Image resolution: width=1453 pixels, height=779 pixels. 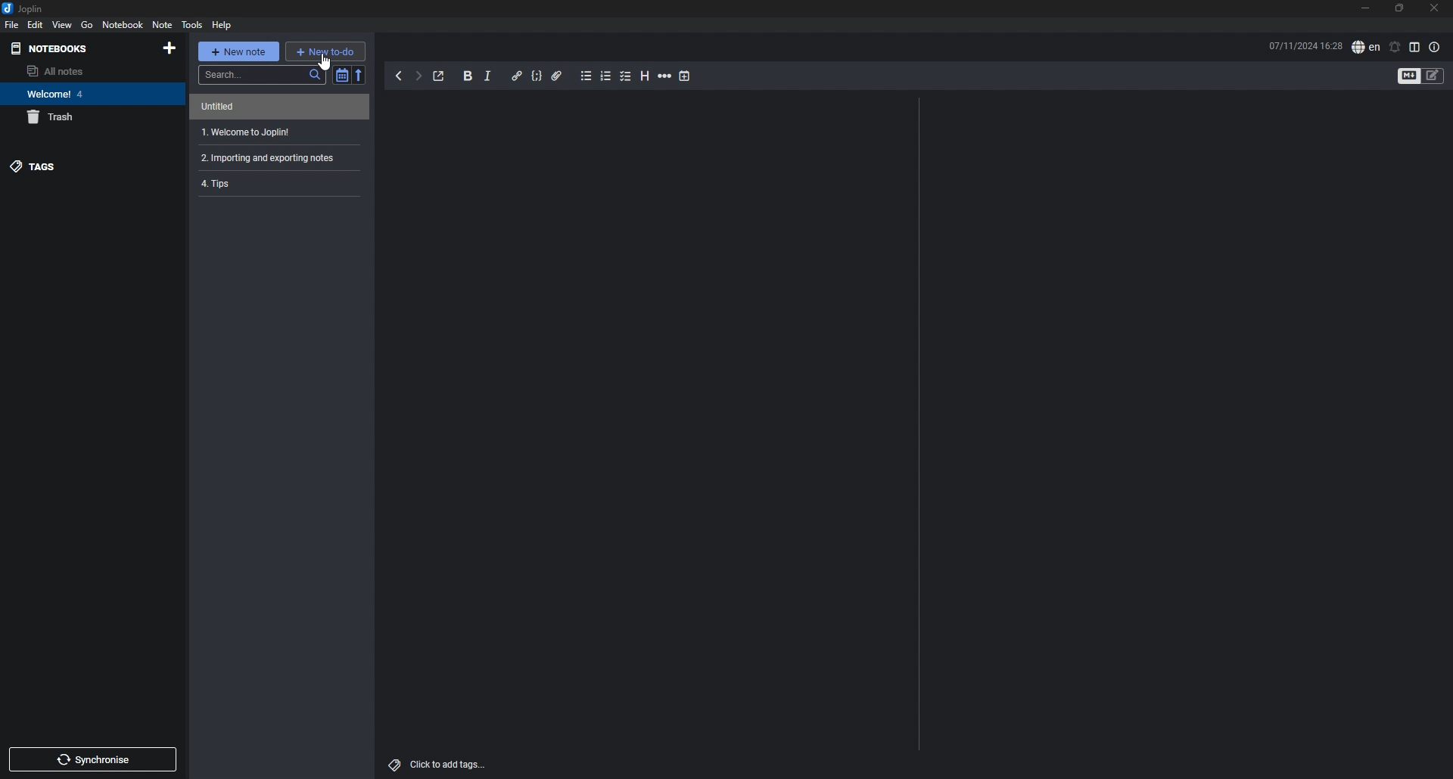 I want to click on Cursor, so click(x=324, y=61).